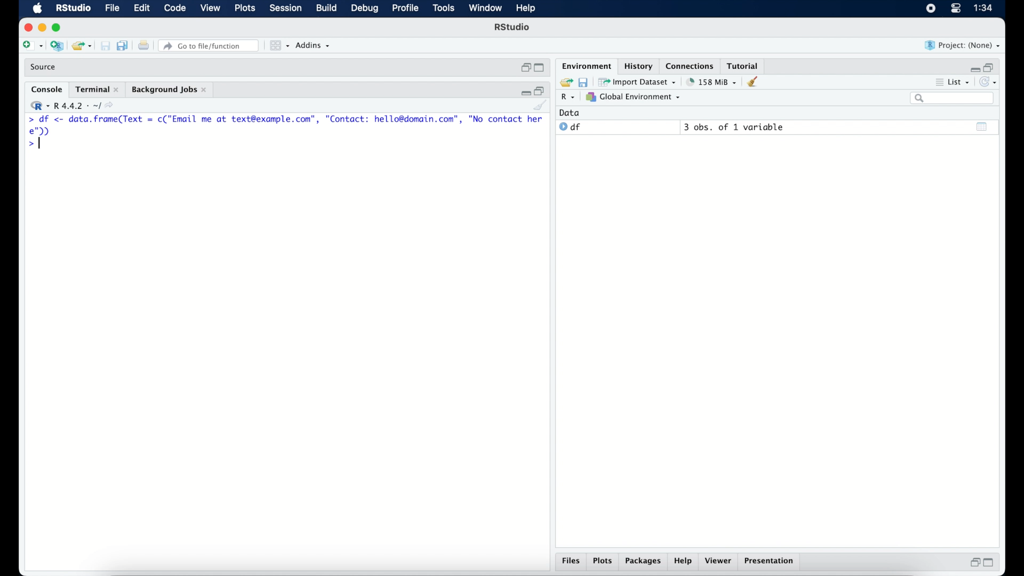 This screenshot has width=1024, height=576. What do you see at coordinates (982, 127) in the screenshot?
I see `show output window` at bounding box center [982, 127].